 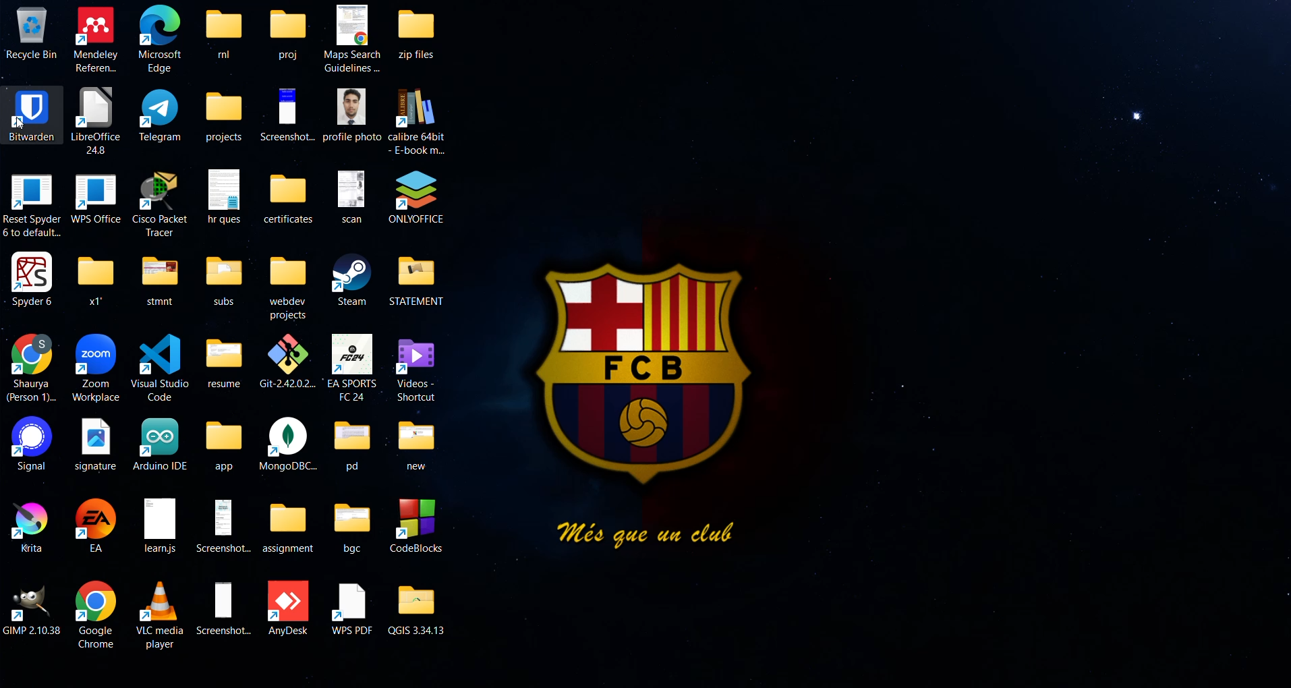 I want to click on Maps Search Guidelines ..., so click(x=354, y=37).